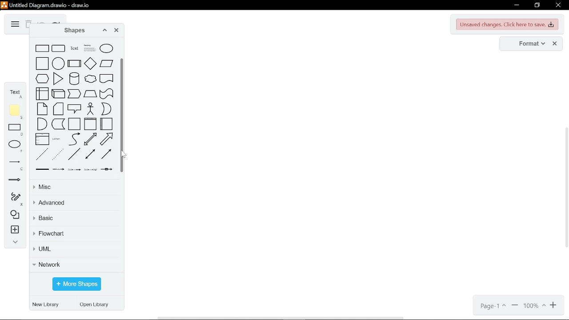  What do you see at coordinates (28, 25) in the screenshot?
I see `delete` at bounding box center [28, 25].